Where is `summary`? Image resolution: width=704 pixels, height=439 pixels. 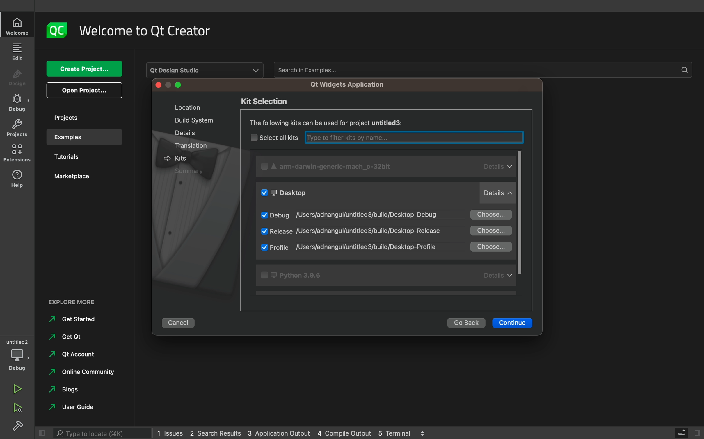 summary is located at coordinates (193, 172).